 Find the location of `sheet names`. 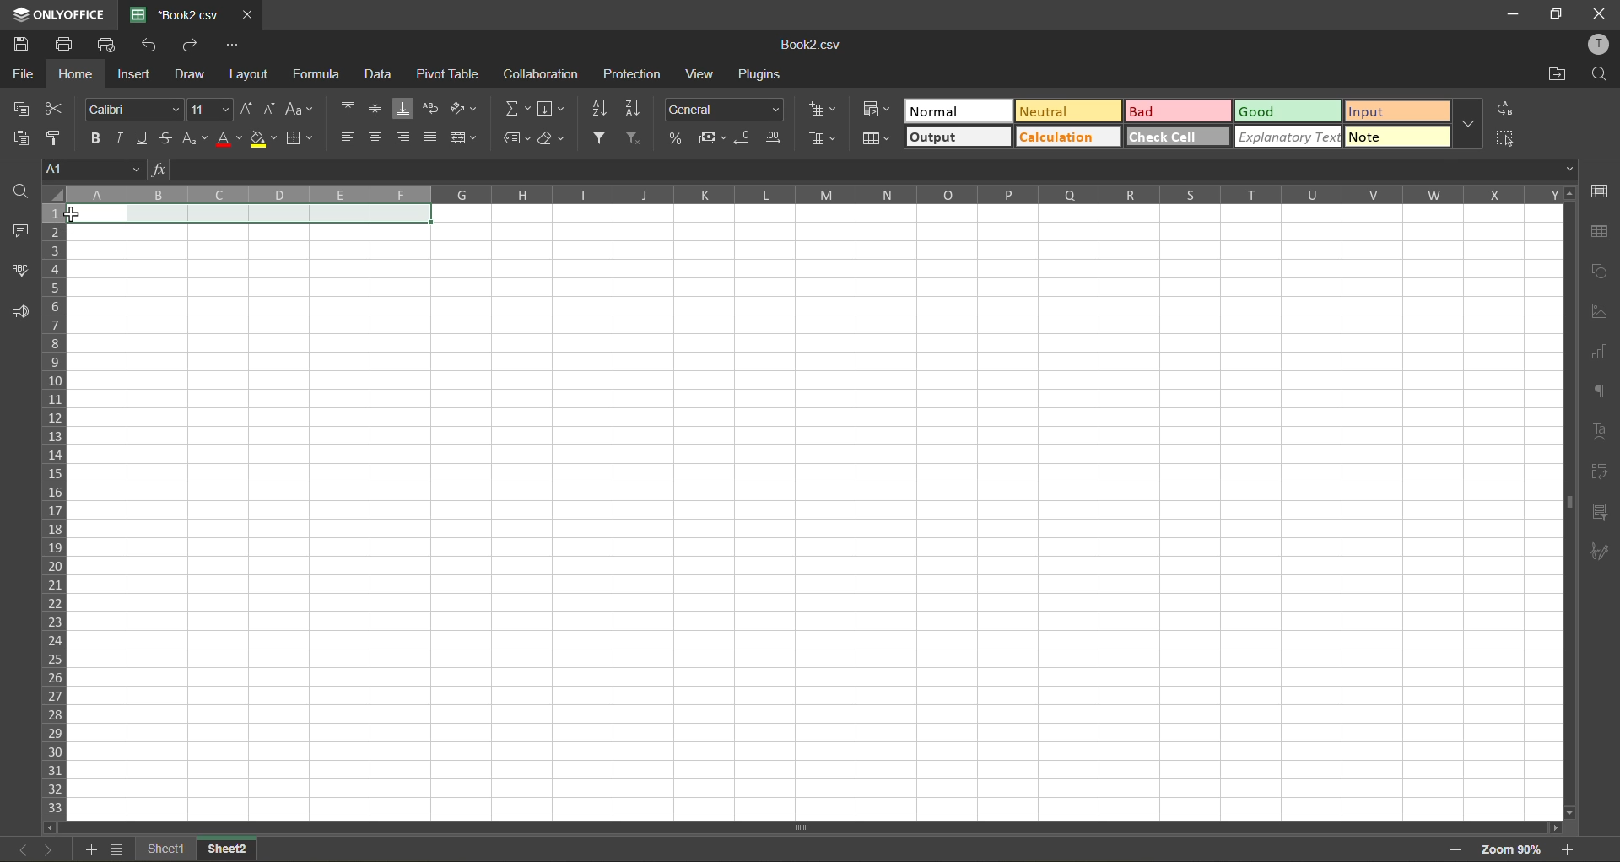

sheet names is located at coordinates (197, 848).